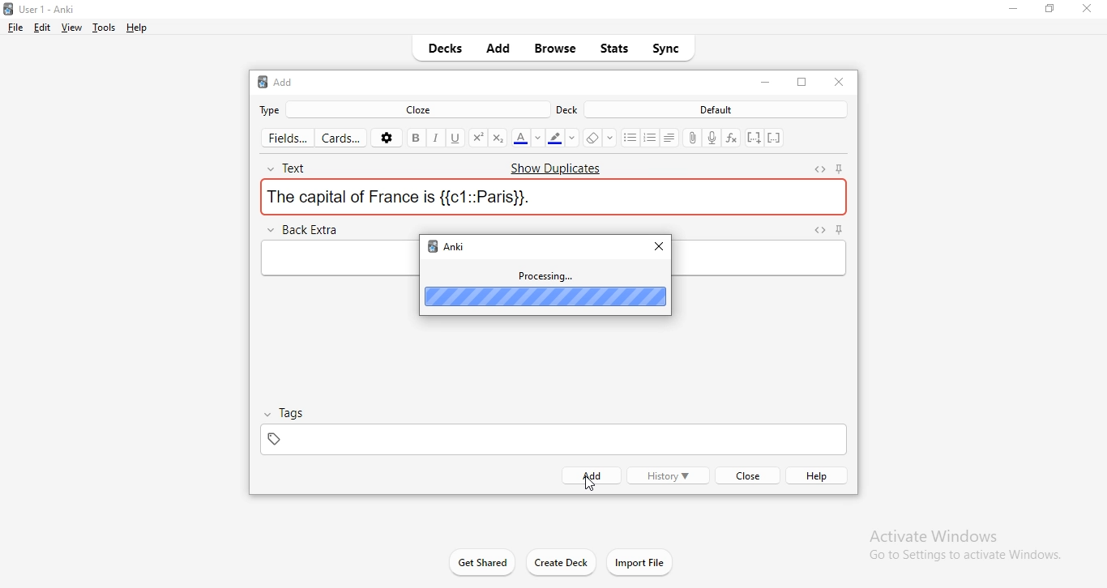  Describe the element at coordinates (746, 476) in the screenshot. I see `close` at that location.